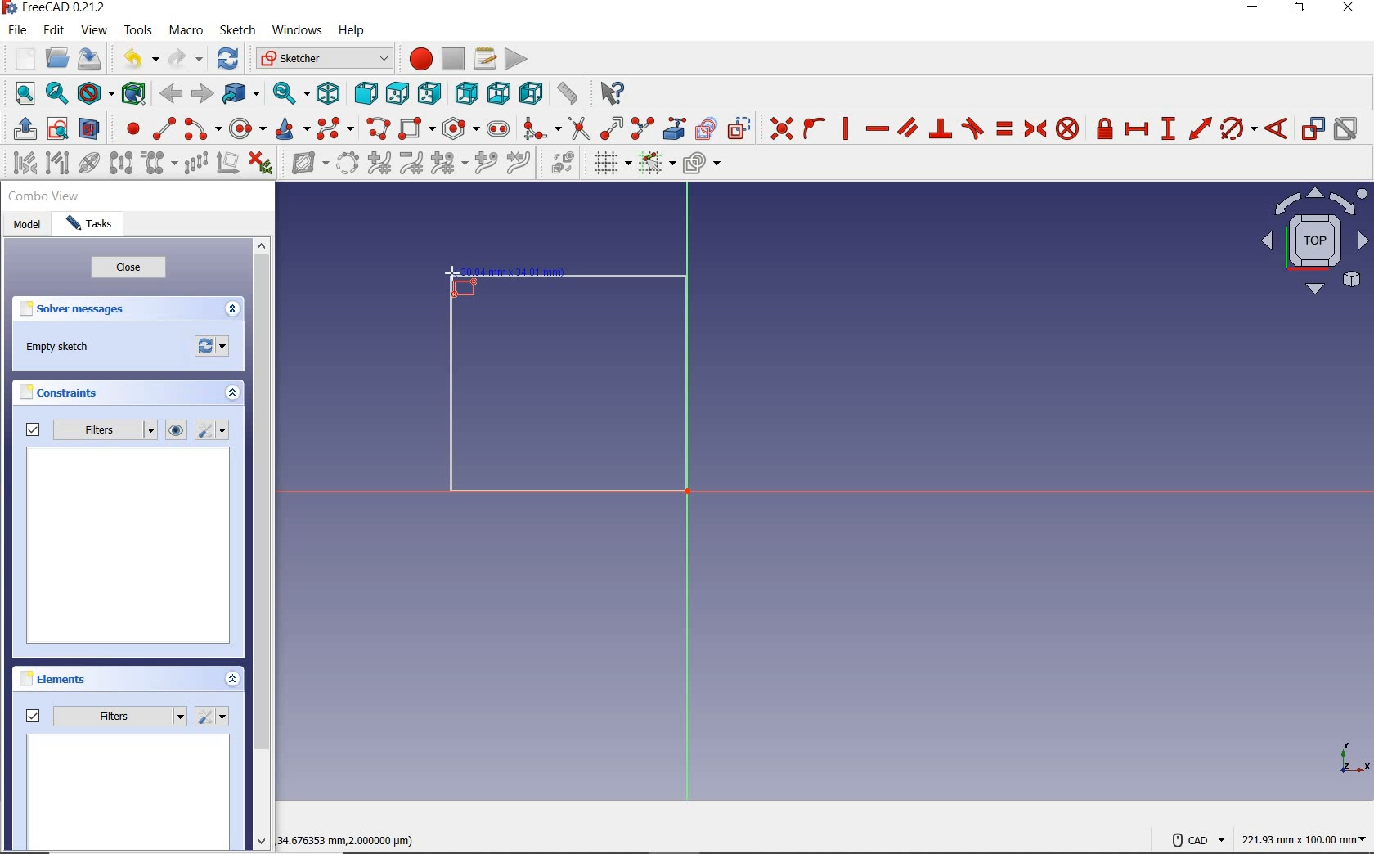 The height and width of the screenshot is (854, 1374). Describe the element at coordinates (331, 93) in the screenshot. I see `isometric` at that location.